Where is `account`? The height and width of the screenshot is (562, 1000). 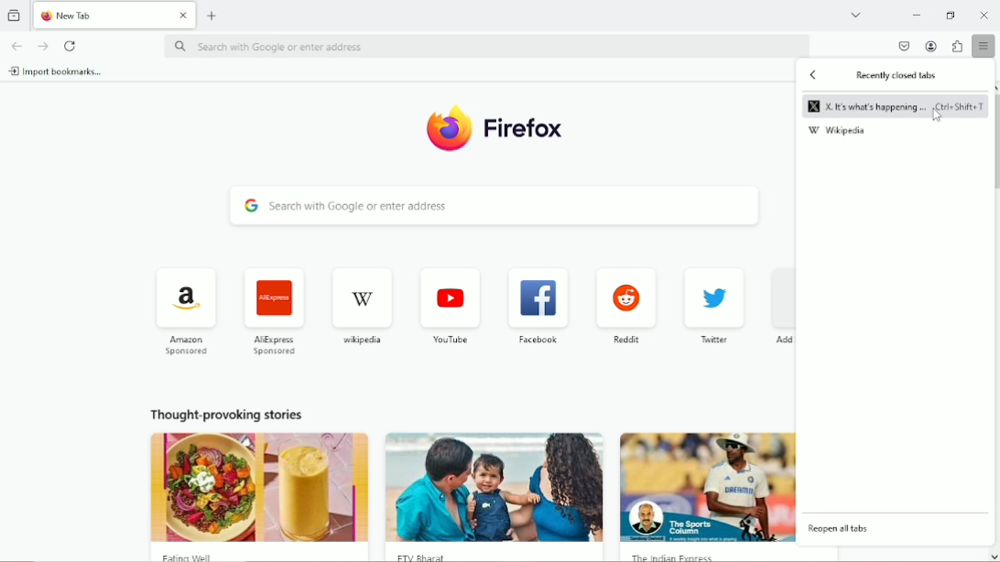 account is located at coordinates (931, 47).